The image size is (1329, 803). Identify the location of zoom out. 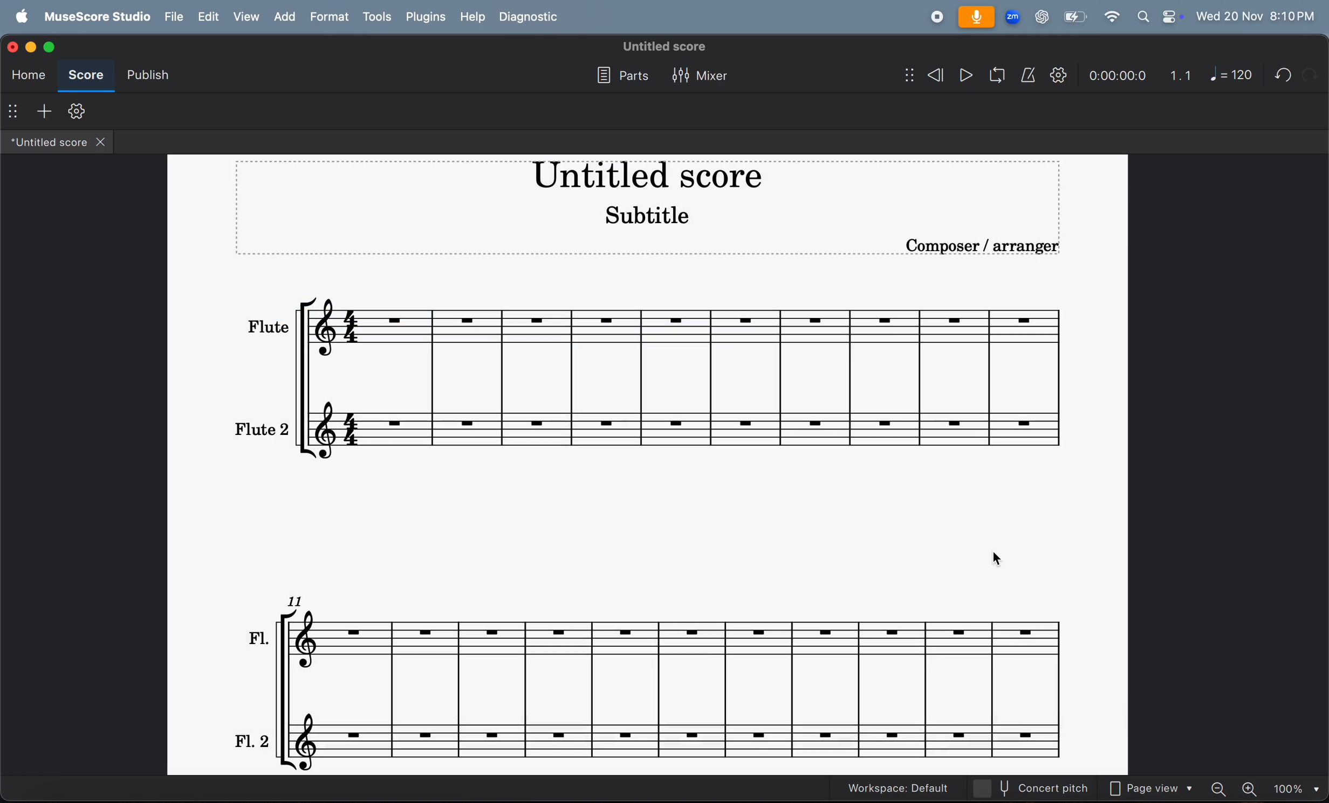
(1217, 789).